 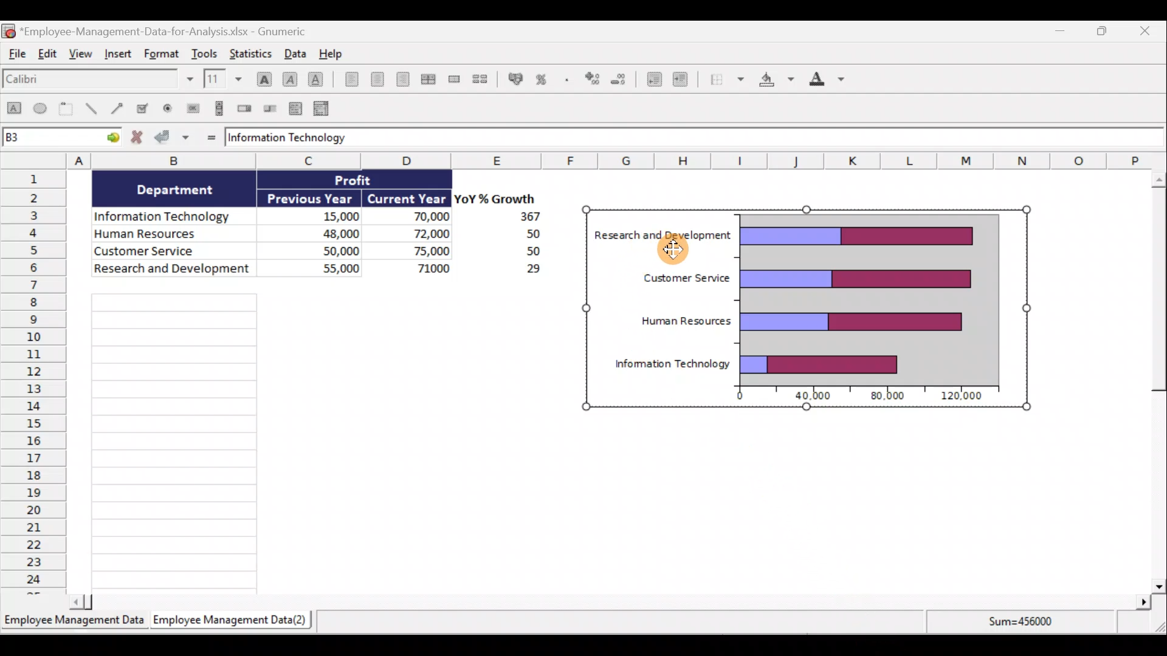 I want to click on Split a merged range of cells, so click(x=485, y=80).